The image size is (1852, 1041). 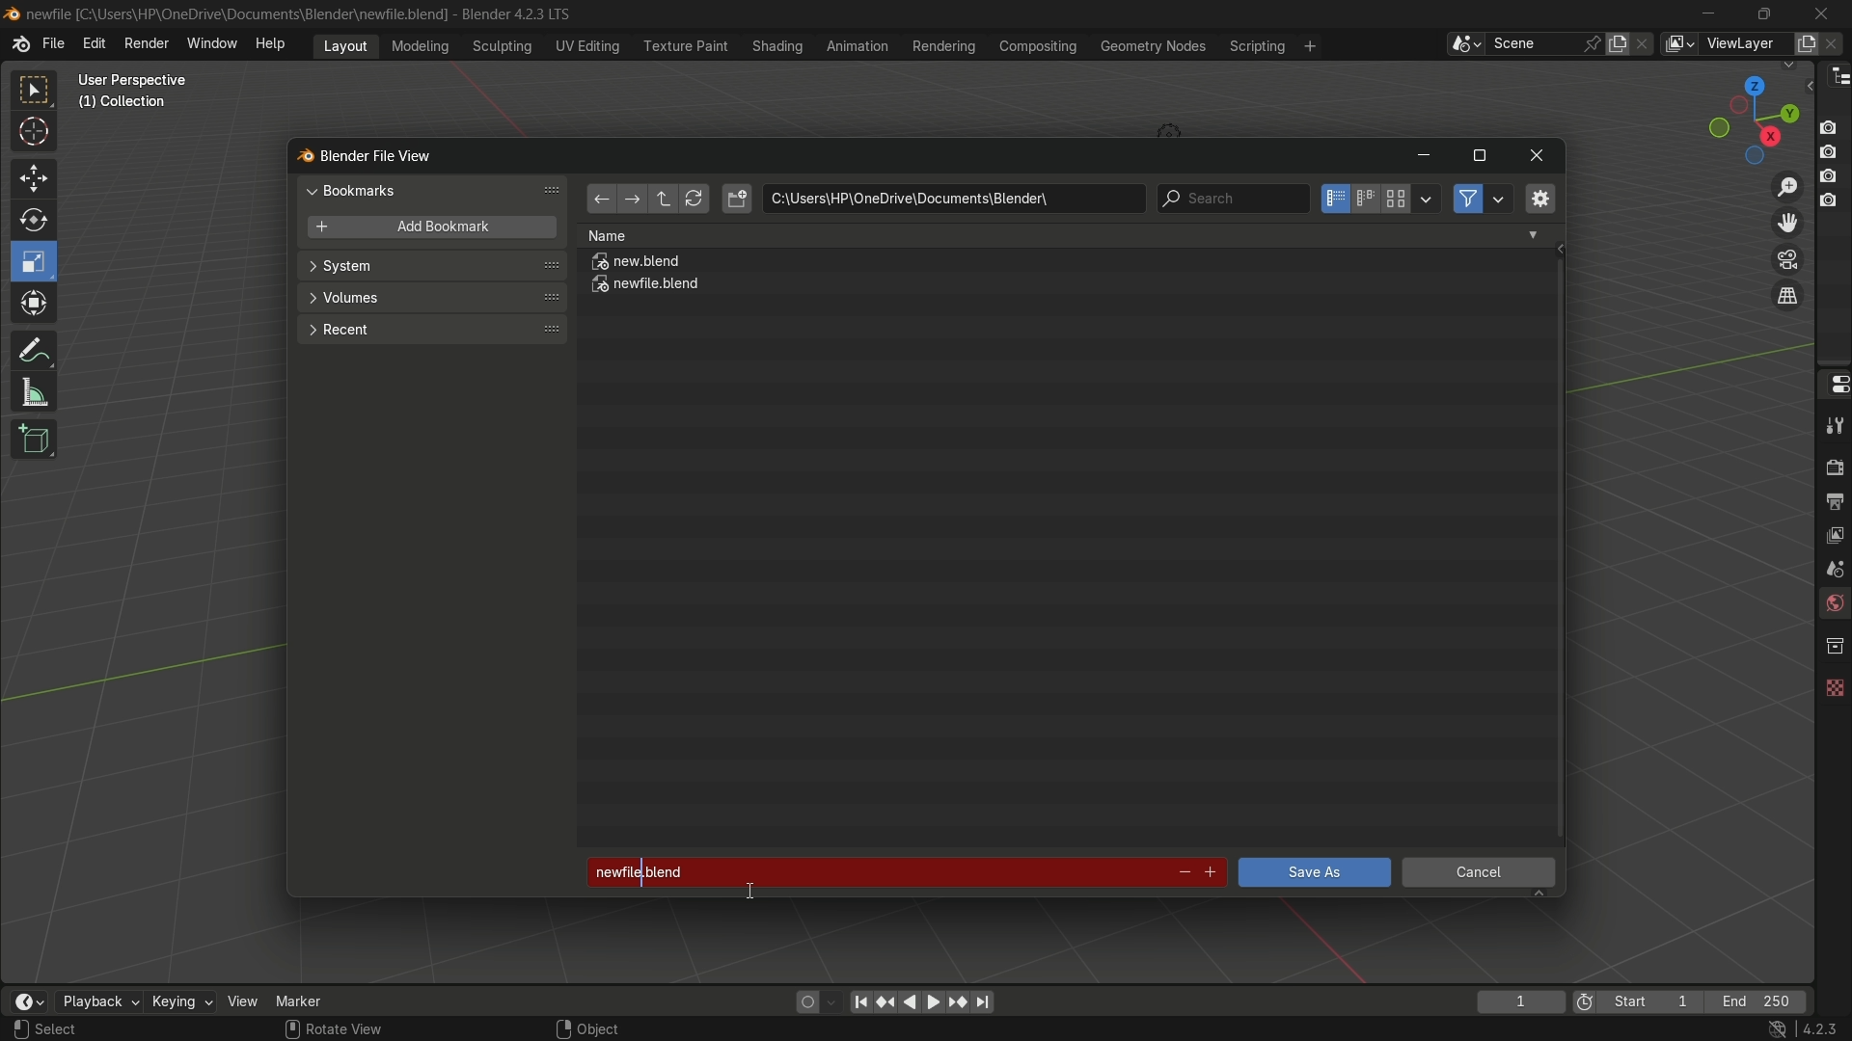 What do you see at coordinates (180, 1003) in the screenshot?
I see `keying` at bounding box center [180, 1003].